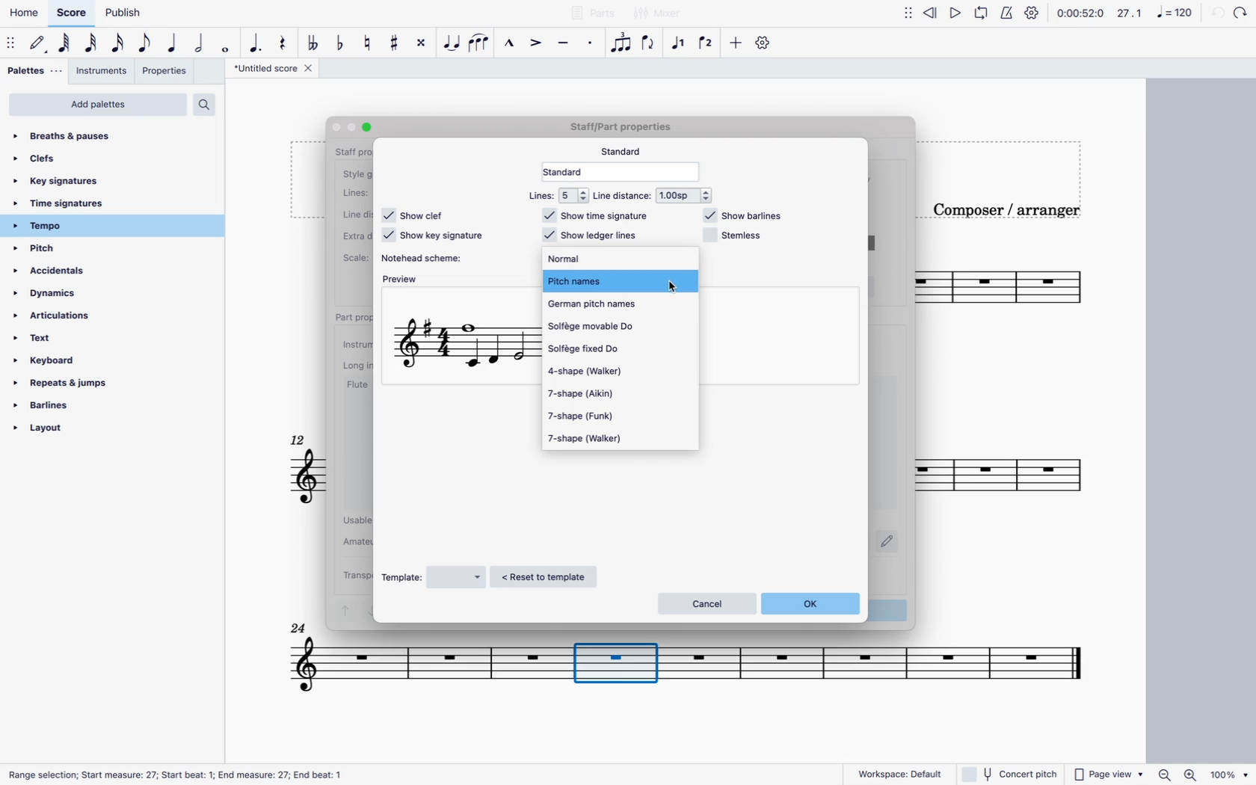 The height and width of the screenshot is (785, 1256). I want to click on add palettes, so click(99, 105).